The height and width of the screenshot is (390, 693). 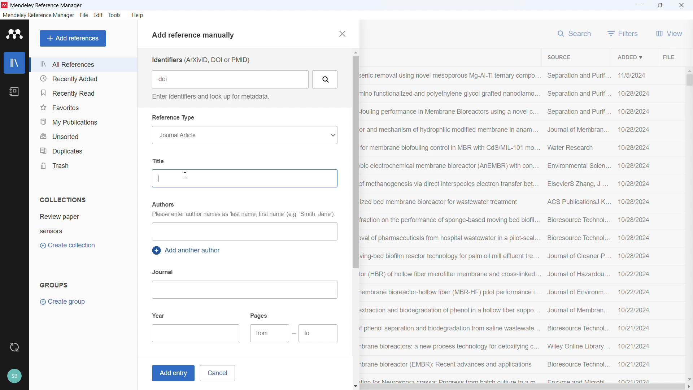 I want to click on Add references manually , so click(x=196, y=36).